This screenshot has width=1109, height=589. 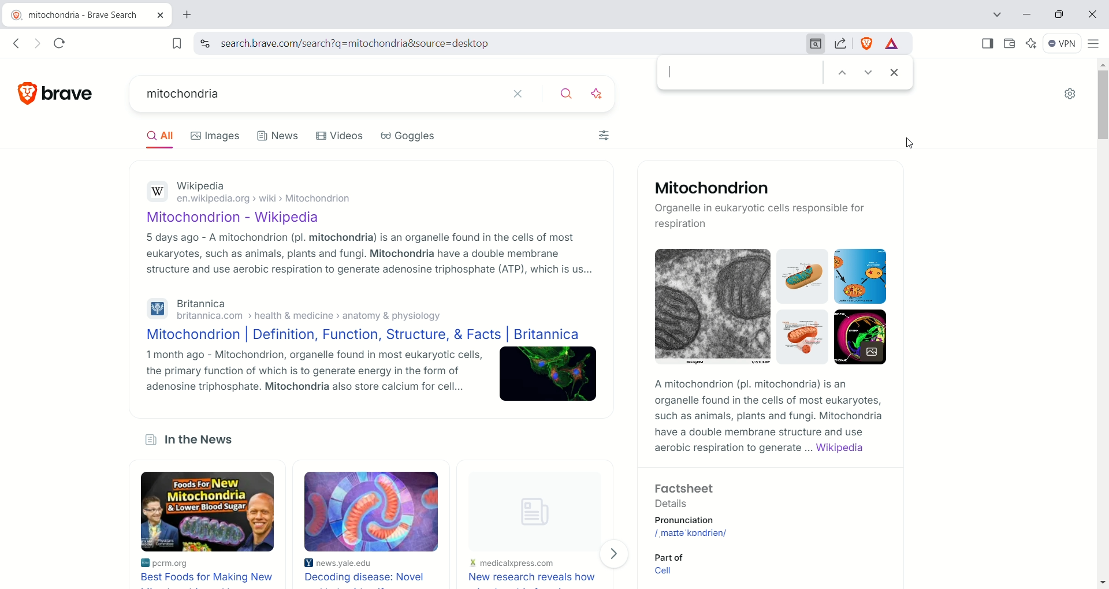 What do you see at coordinates (866, 44) in the screenshot?
I see `brave shield` at bounding box center [866, 44].